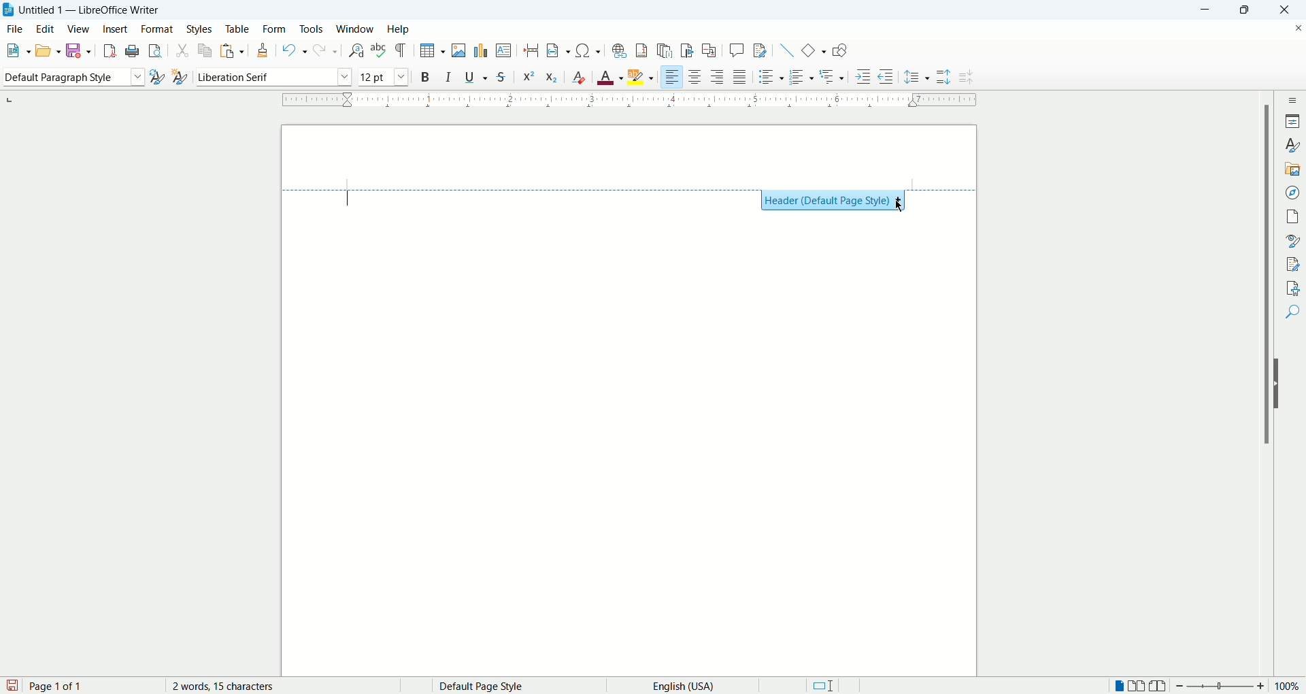  Describe the element at coordinates (799, 77) in the screenshot. I see `ordered list` at that location.